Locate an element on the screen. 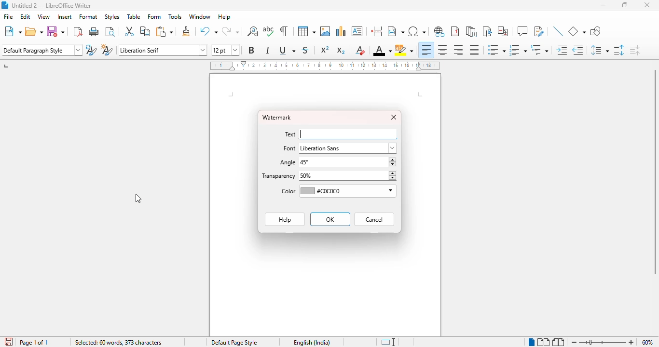 This screenshot has width=659, height=347. align center is located at coordinates (442, 50).